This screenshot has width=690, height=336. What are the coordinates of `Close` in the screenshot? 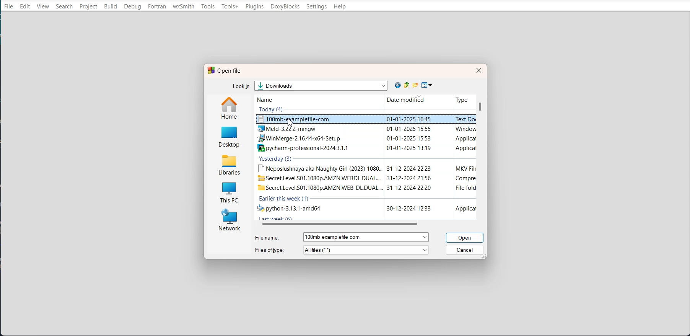 It's located at (478, 70).